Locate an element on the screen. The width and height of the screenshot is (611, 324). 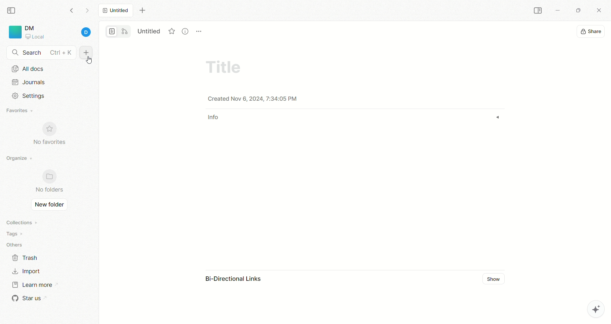
AFFiNE AI is located at coordinates (589, 307).